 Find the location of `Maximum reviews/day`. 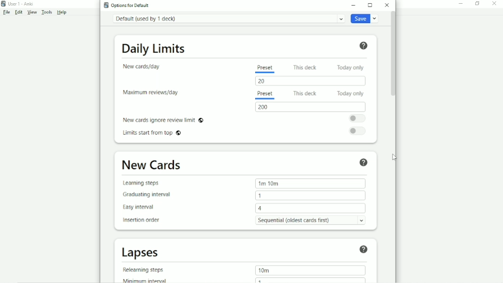

Maximum reviews/day is located at coordinates (151, 93).